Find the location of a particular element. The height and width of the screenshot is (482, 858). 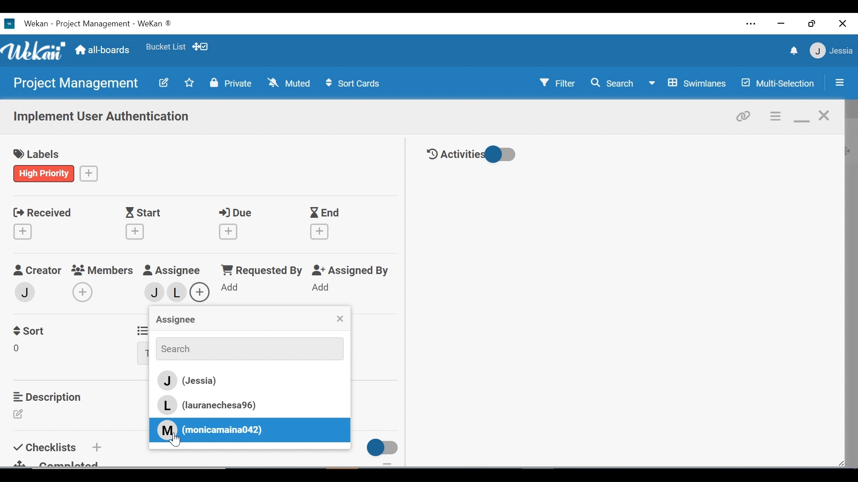

Requested By is located at coordinates (257, 271).